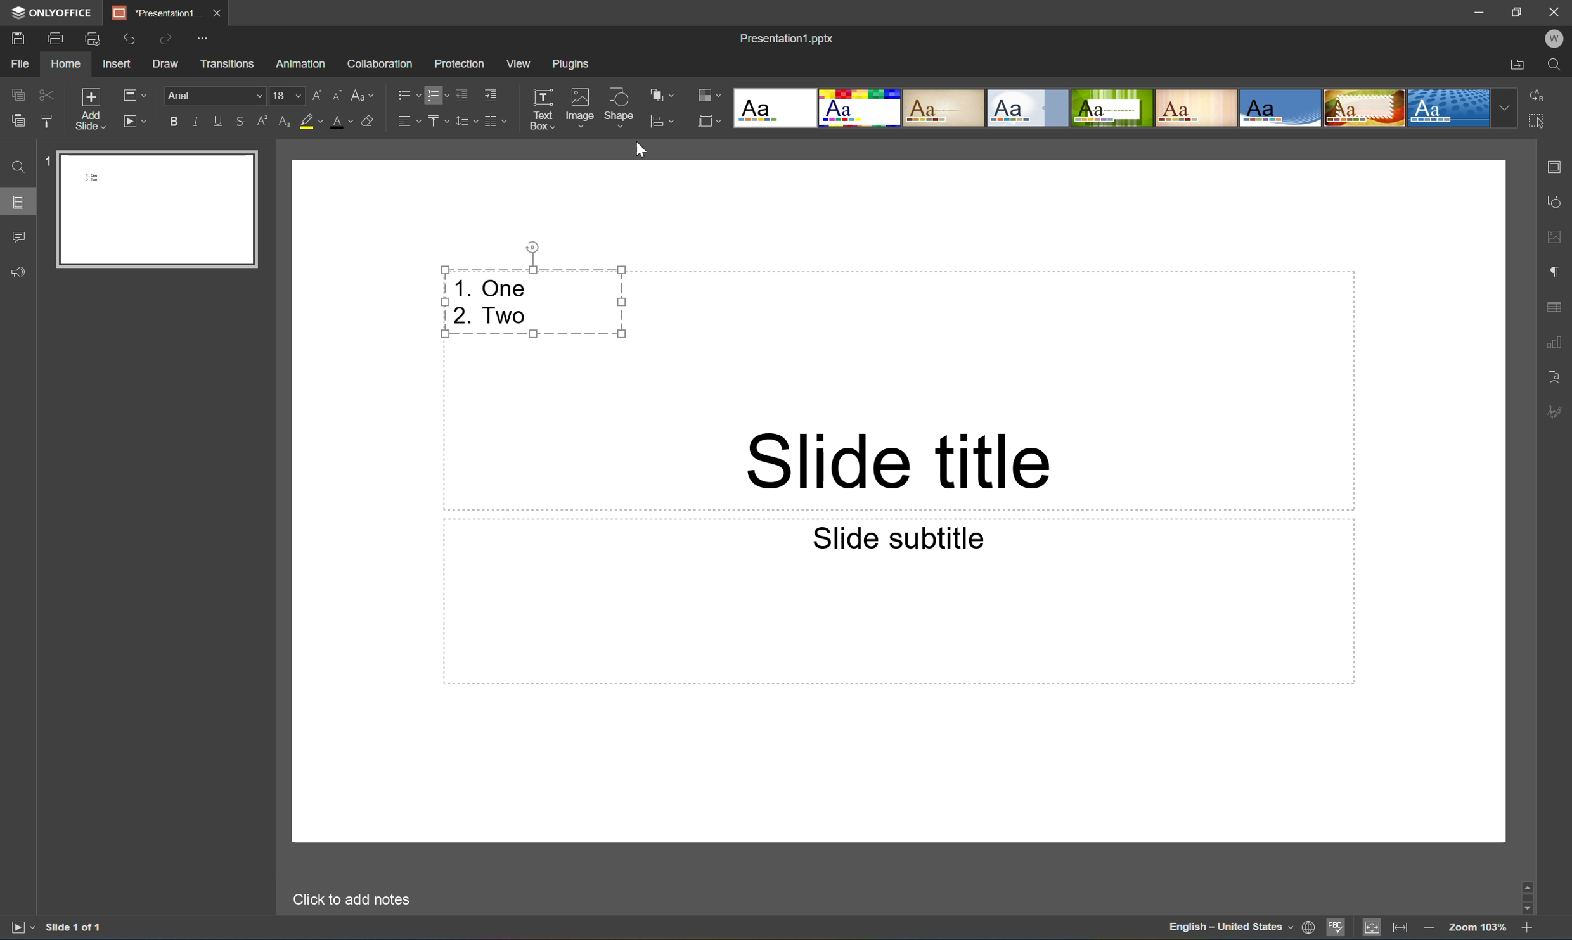  I want to click on Increase indent, so click(491, 96).